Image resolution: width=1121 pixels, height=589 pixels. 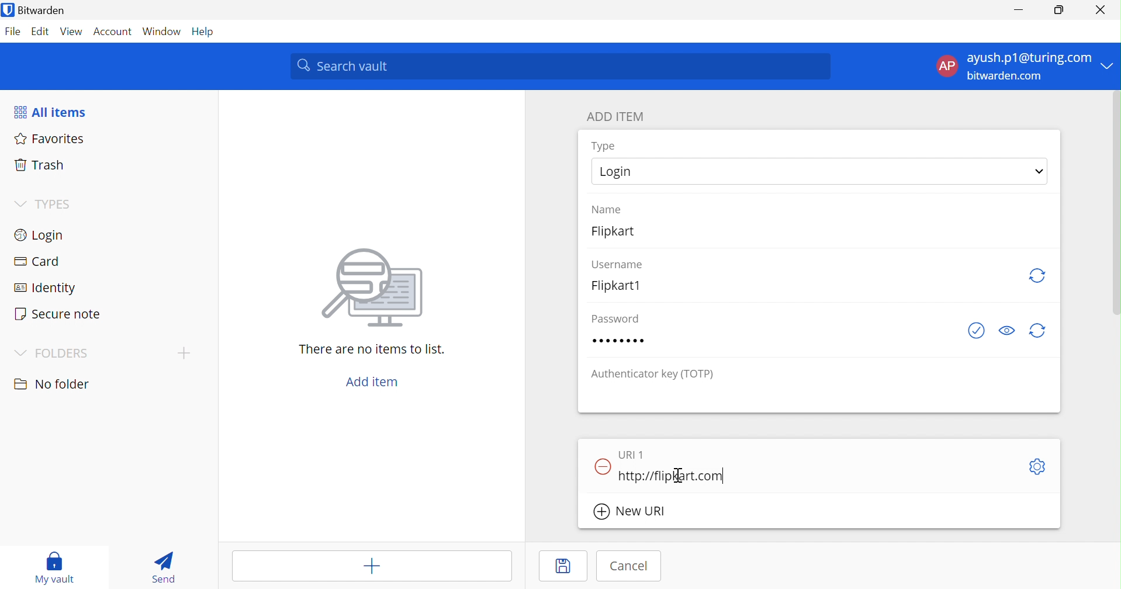 I want to click on image, so click(x=378, y=288).